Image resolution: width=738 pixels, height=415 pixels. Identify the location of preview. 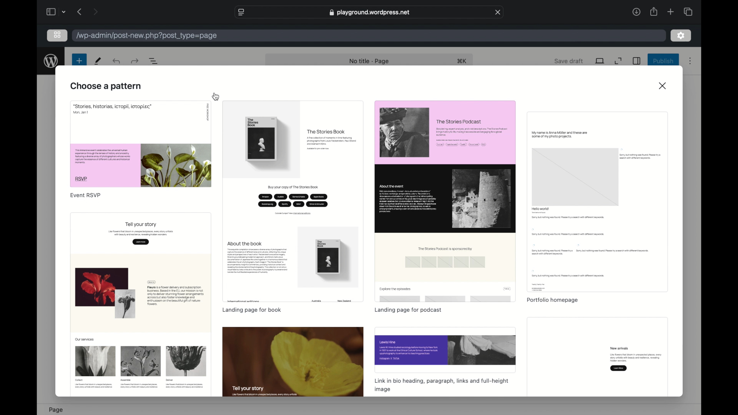
(444, 202).